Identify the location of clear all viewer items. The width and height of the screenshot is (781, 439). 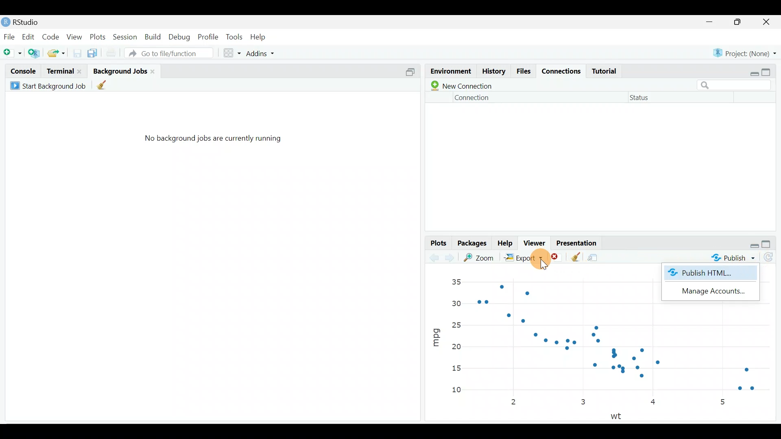
(576, 256).